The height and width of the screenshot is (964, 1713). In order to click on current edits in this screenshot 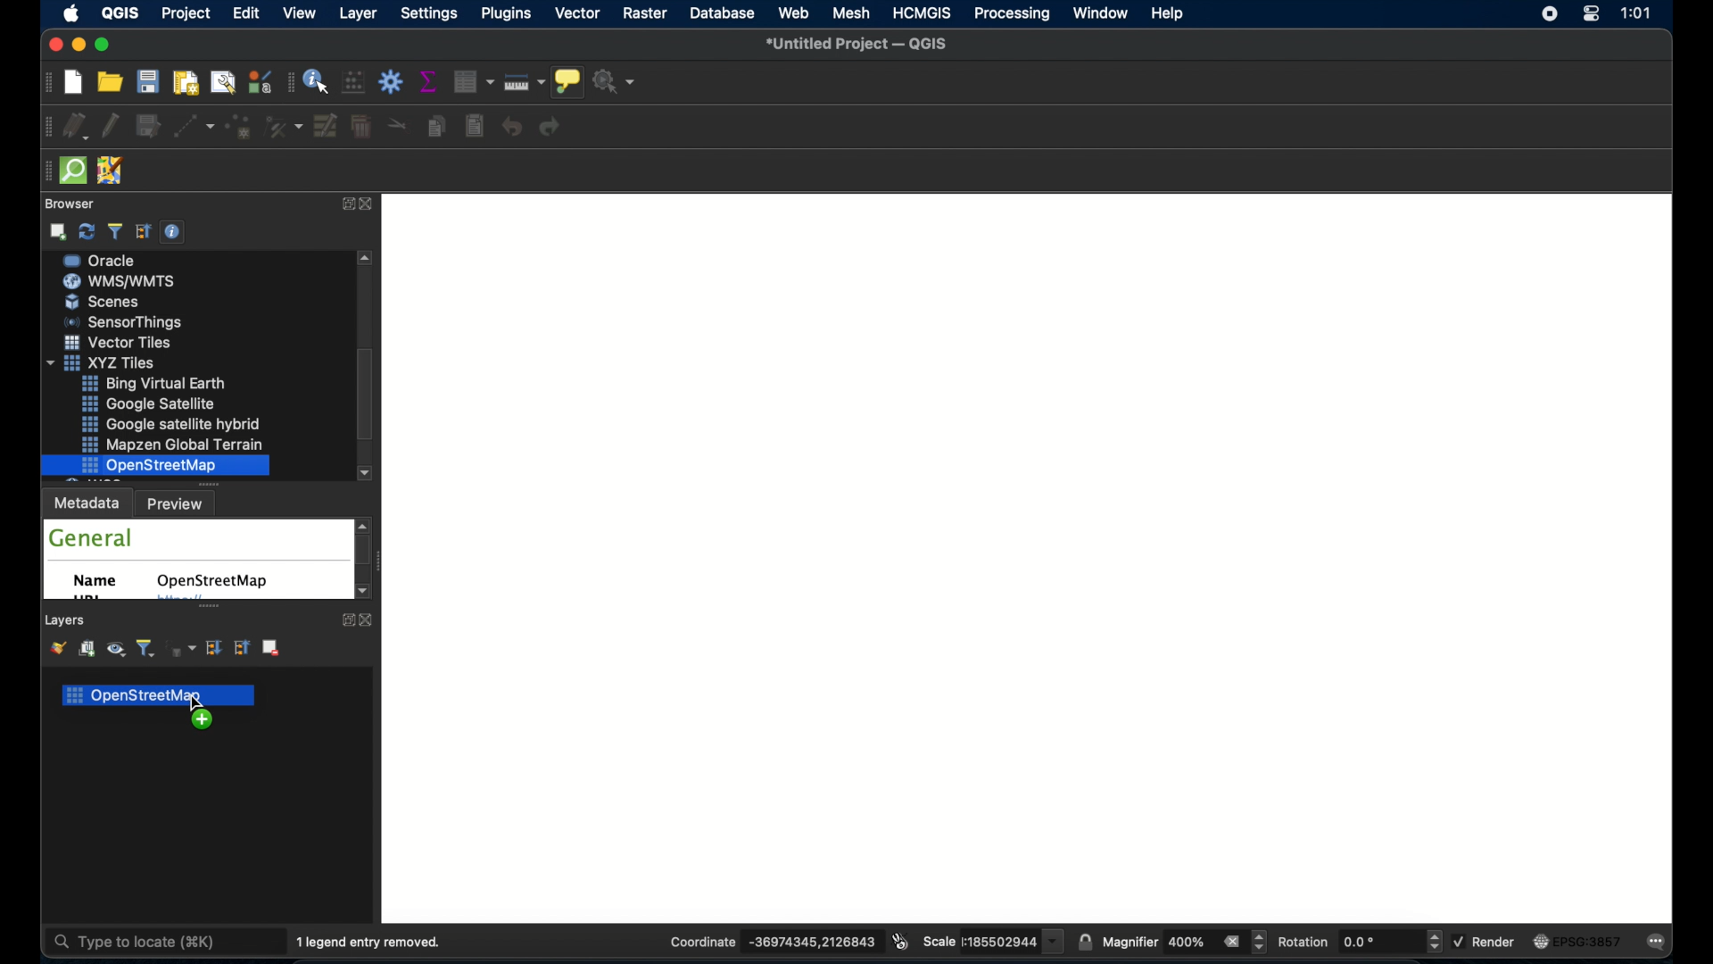, I will do `click(75, 127)`.